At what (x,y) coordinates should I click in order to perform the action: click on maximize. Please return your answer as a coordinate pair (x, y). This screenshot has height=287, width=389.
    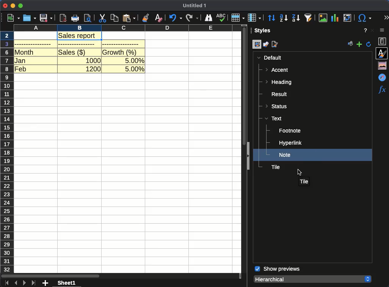
    Looking at the image, I should click on (21, 6).